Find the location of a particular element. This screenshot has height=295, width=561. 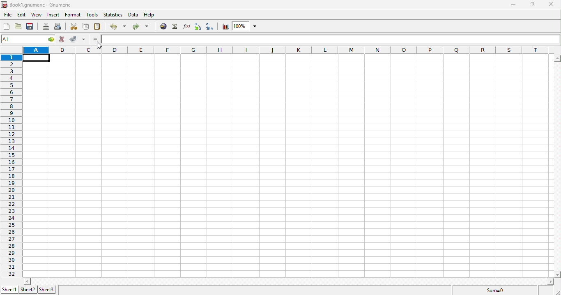

reject is located at coordinates (63, 39).